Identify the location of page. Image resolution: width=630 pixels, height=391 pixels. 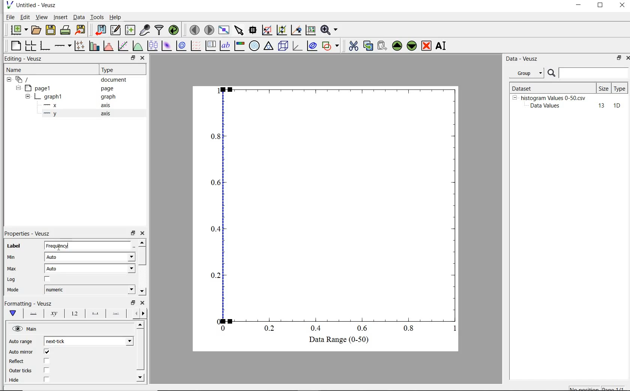
(111, 89).